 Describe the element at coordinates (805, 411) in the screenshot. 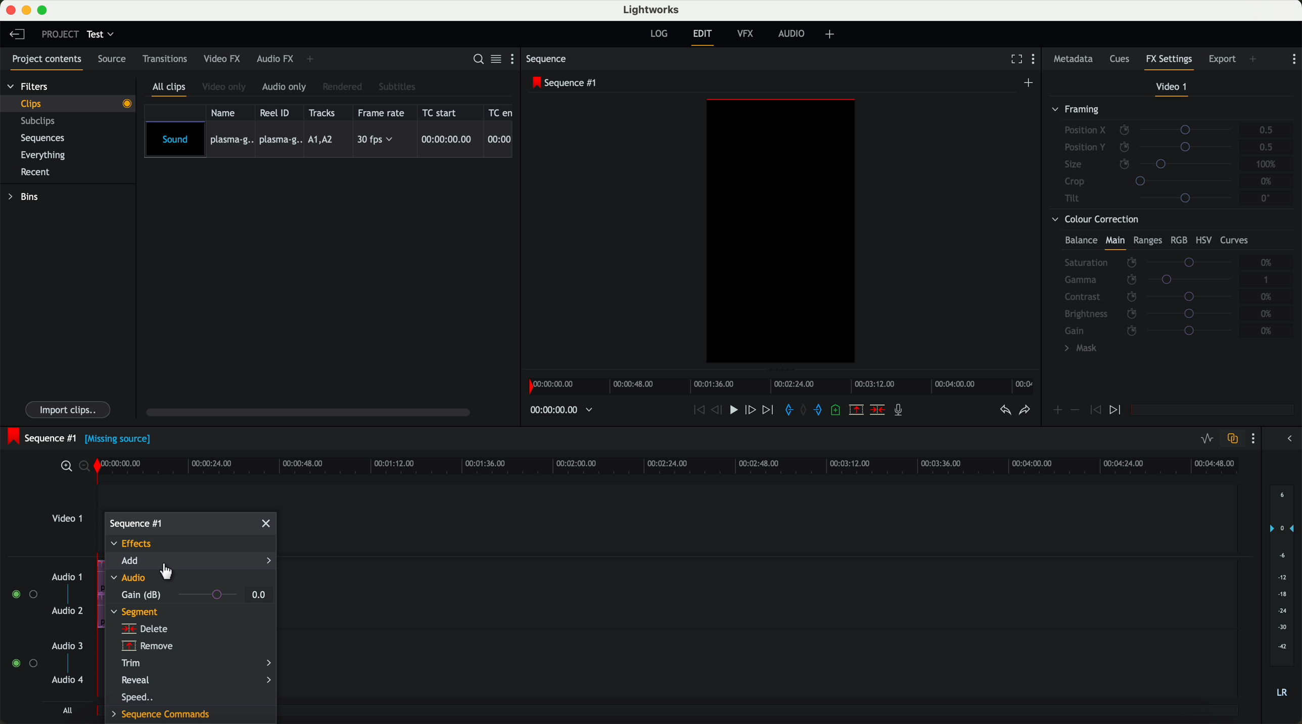

I see `clear all marks` at that location.